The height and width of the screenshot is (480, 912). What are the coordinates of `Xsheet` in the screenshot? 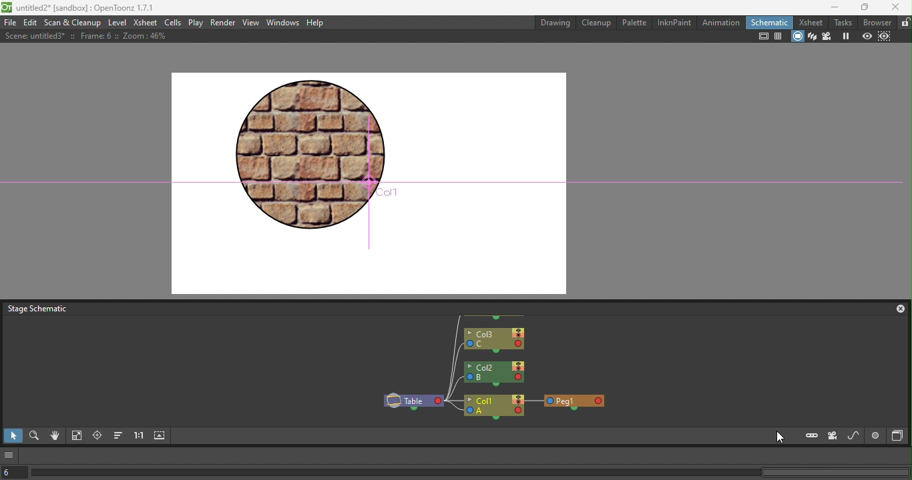 It's located at (145, 23).